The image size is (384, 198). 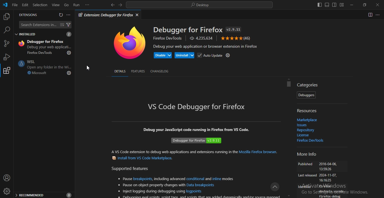 I want to click on debuggers, so click(x=306, y=95).